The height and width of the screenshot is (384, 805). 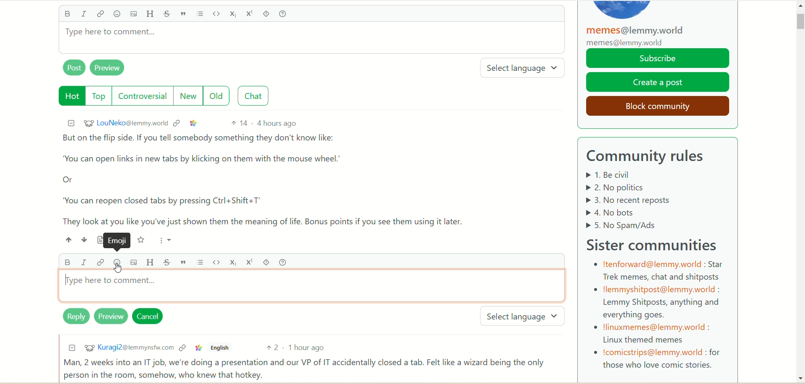 I want to click on image, so click(x=133, y=15).